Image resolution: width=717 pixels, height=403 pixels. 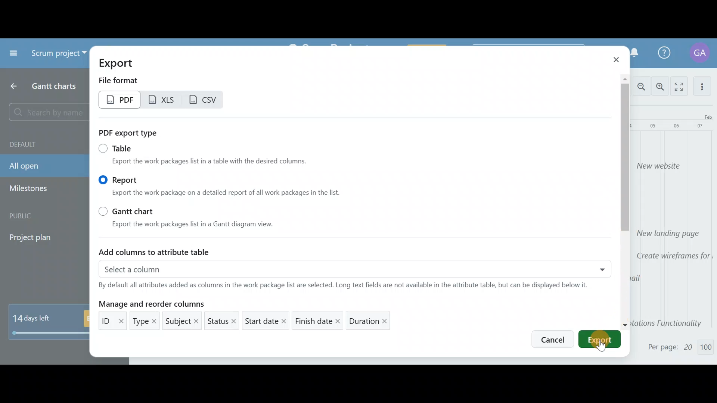 What do you see at coordinates (16, 85) in the screenshot?
I see `Back` at bounding box center [16, 85].